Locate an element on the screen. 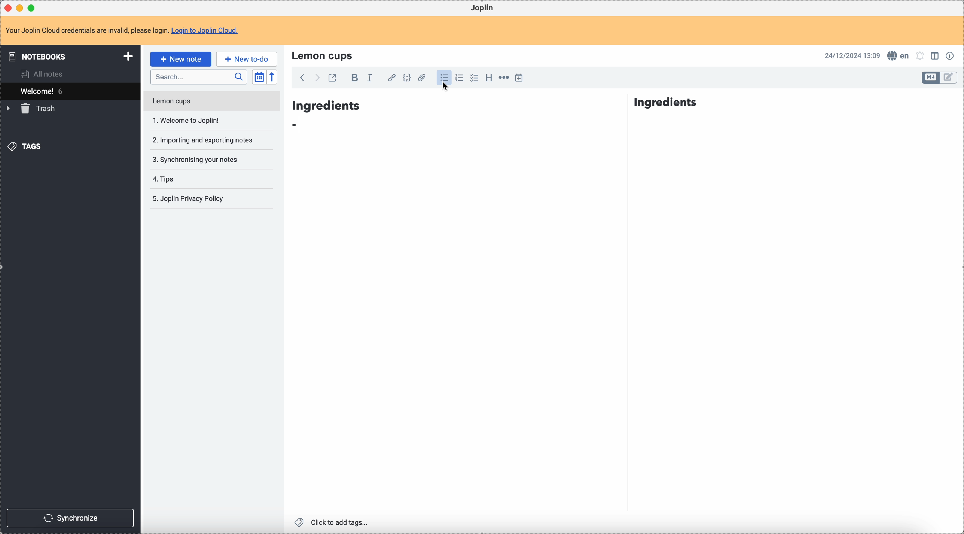 Image resolution: width=964 pixels, height=534 pixels. italic is located at coordinates (369, 77).